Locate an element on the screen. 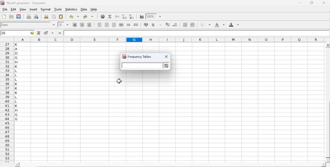 This screenshot has width=330, height=167. G8 is located at coordinates (4, 33).